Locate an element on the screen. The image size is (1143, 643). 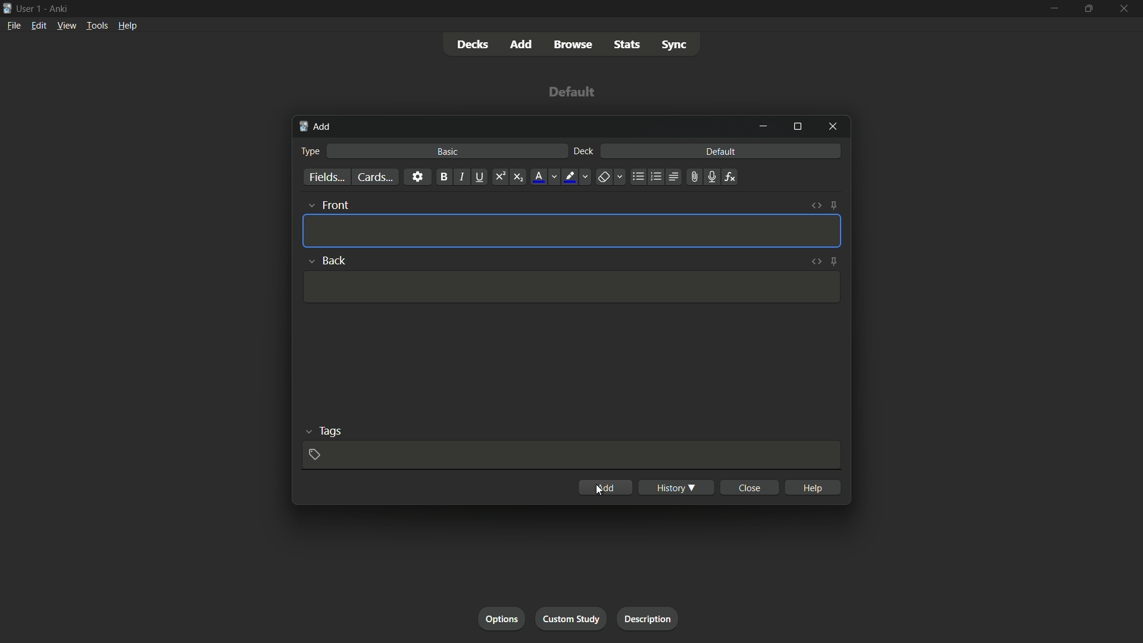
equations is located at coordinates (732, 177).